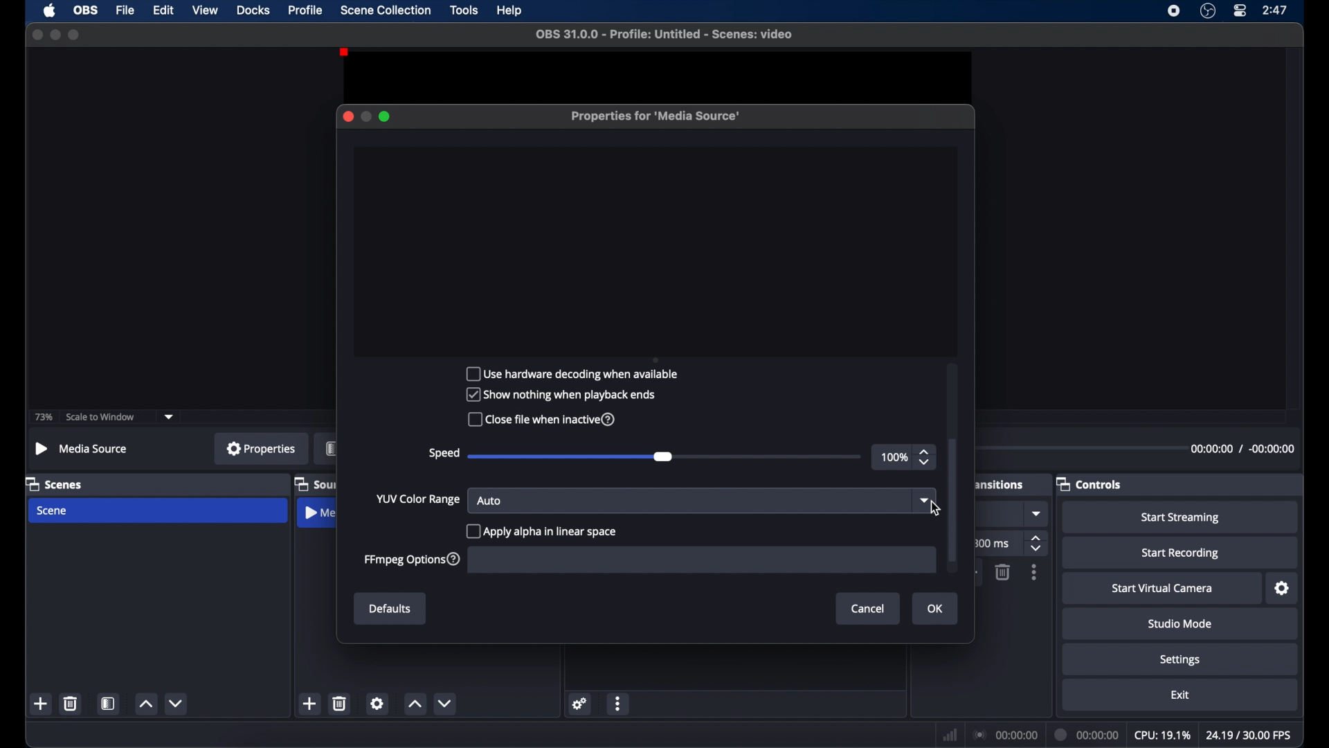 The height and width of the screenshot is (748, 1329). Describe the element at coordinates (177, 702) in the screenshot. I see `decrement button` at that location.